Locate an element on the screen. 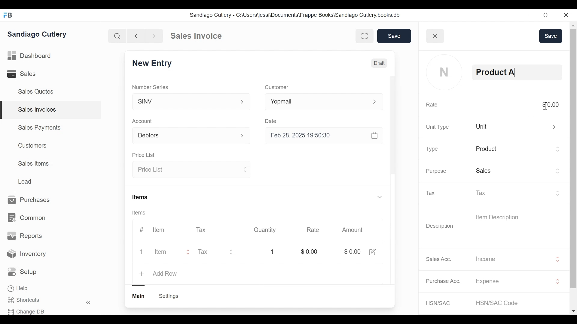  Account p is located at coordinates (192, 135).